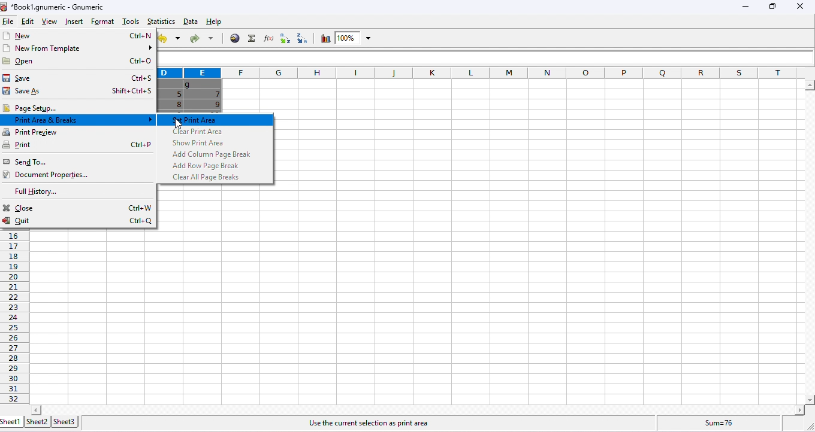  Describe the element at coordinates (744, 8) in the screenshot. I see `minimize` at that location.